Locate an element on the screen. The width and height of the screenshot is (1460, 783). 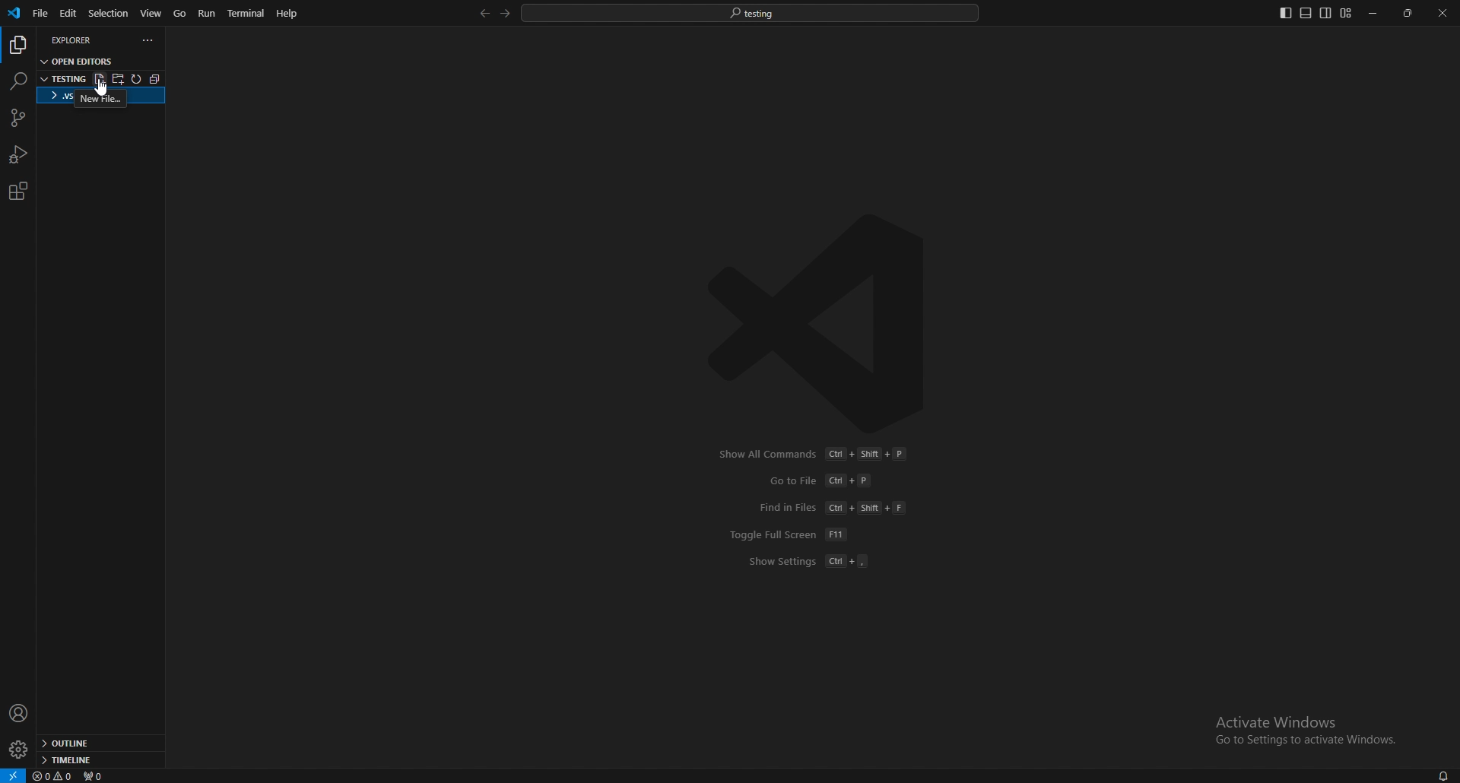
search bar is located at coordinates (751, 12).